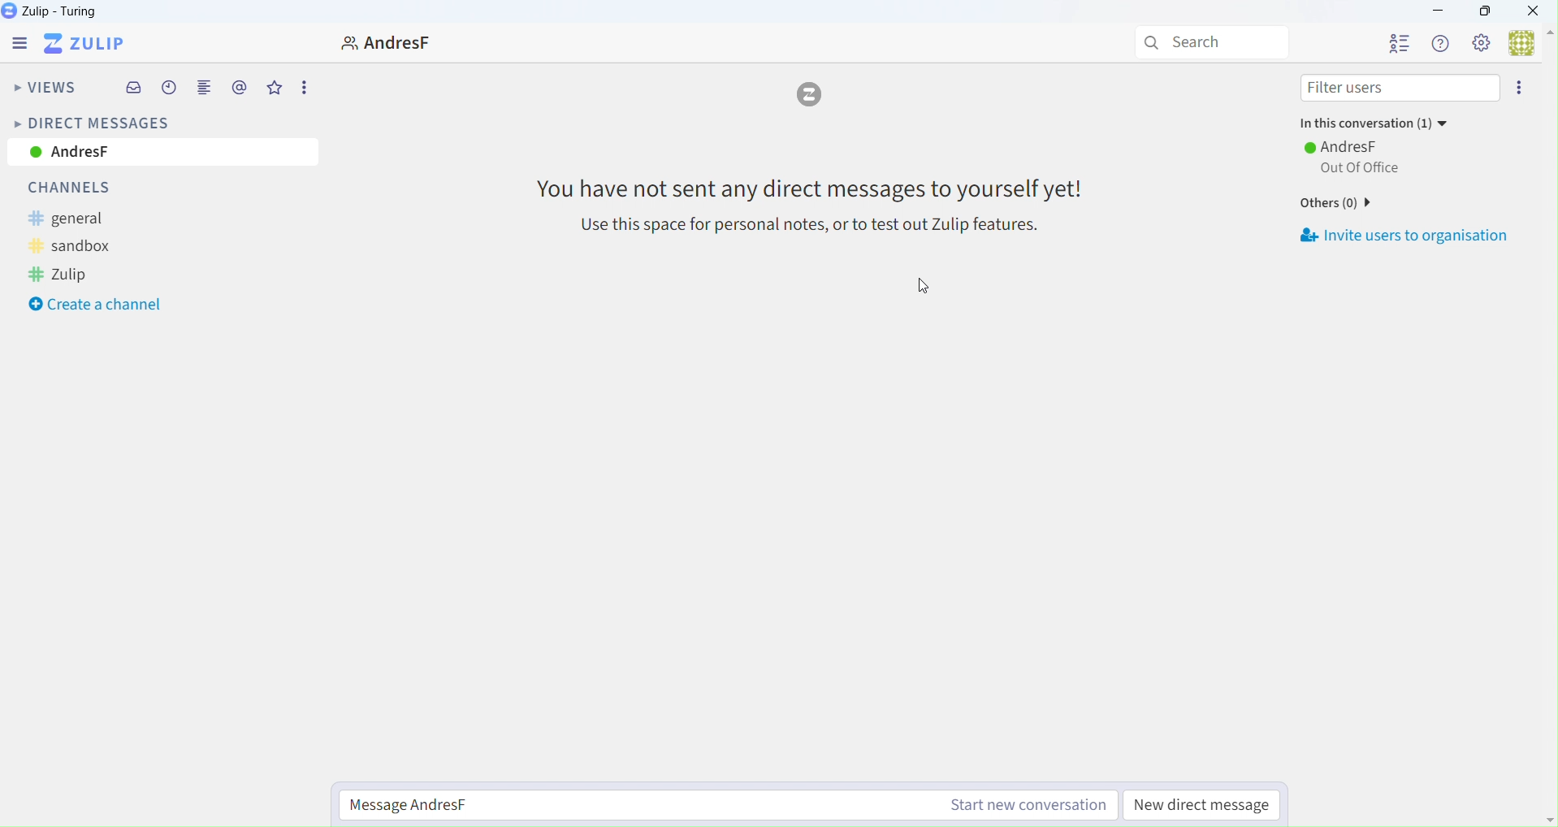  Describe the element at coordinates (79, 219) in the screenshot. I see `general` at that location.